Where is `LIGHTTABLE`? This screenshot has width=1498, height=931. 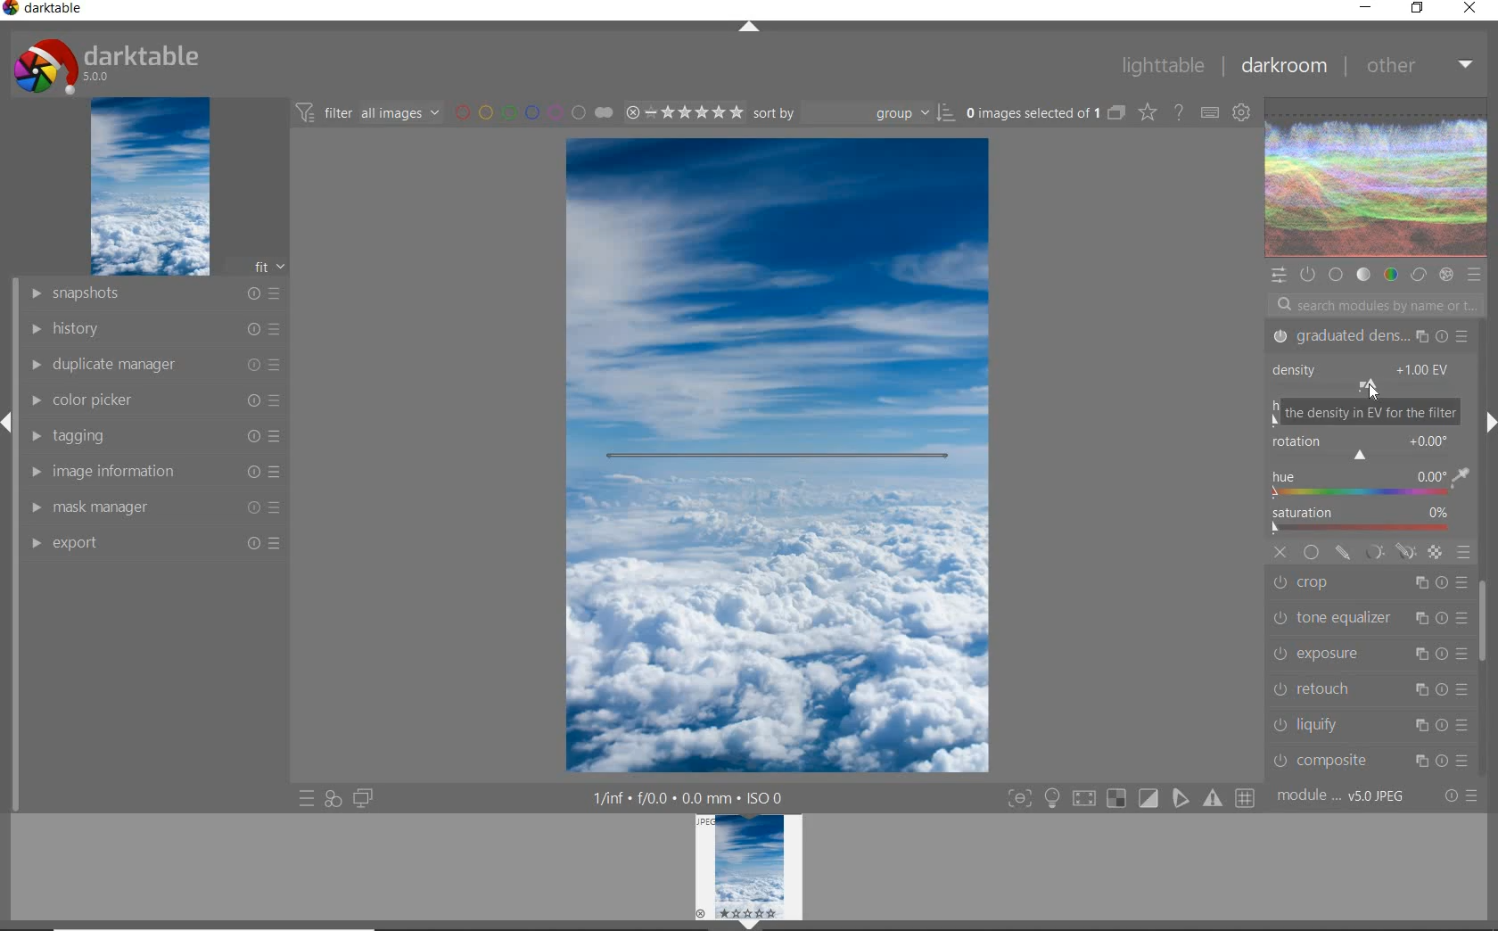 LIGHTTABLE is located at coordinates (1161, 64).